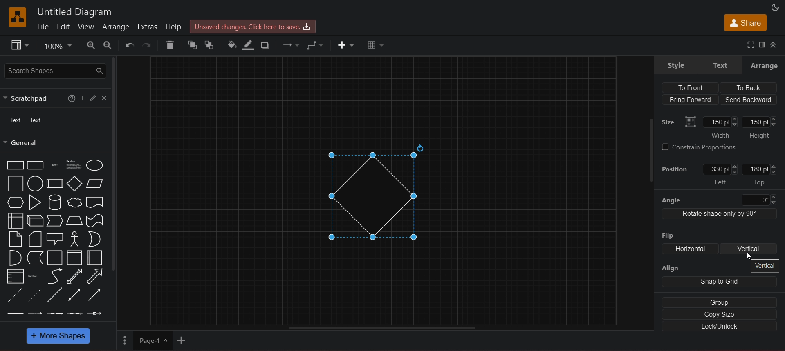 The image size is (785, 351). I want to click on step, so click(55, 220).